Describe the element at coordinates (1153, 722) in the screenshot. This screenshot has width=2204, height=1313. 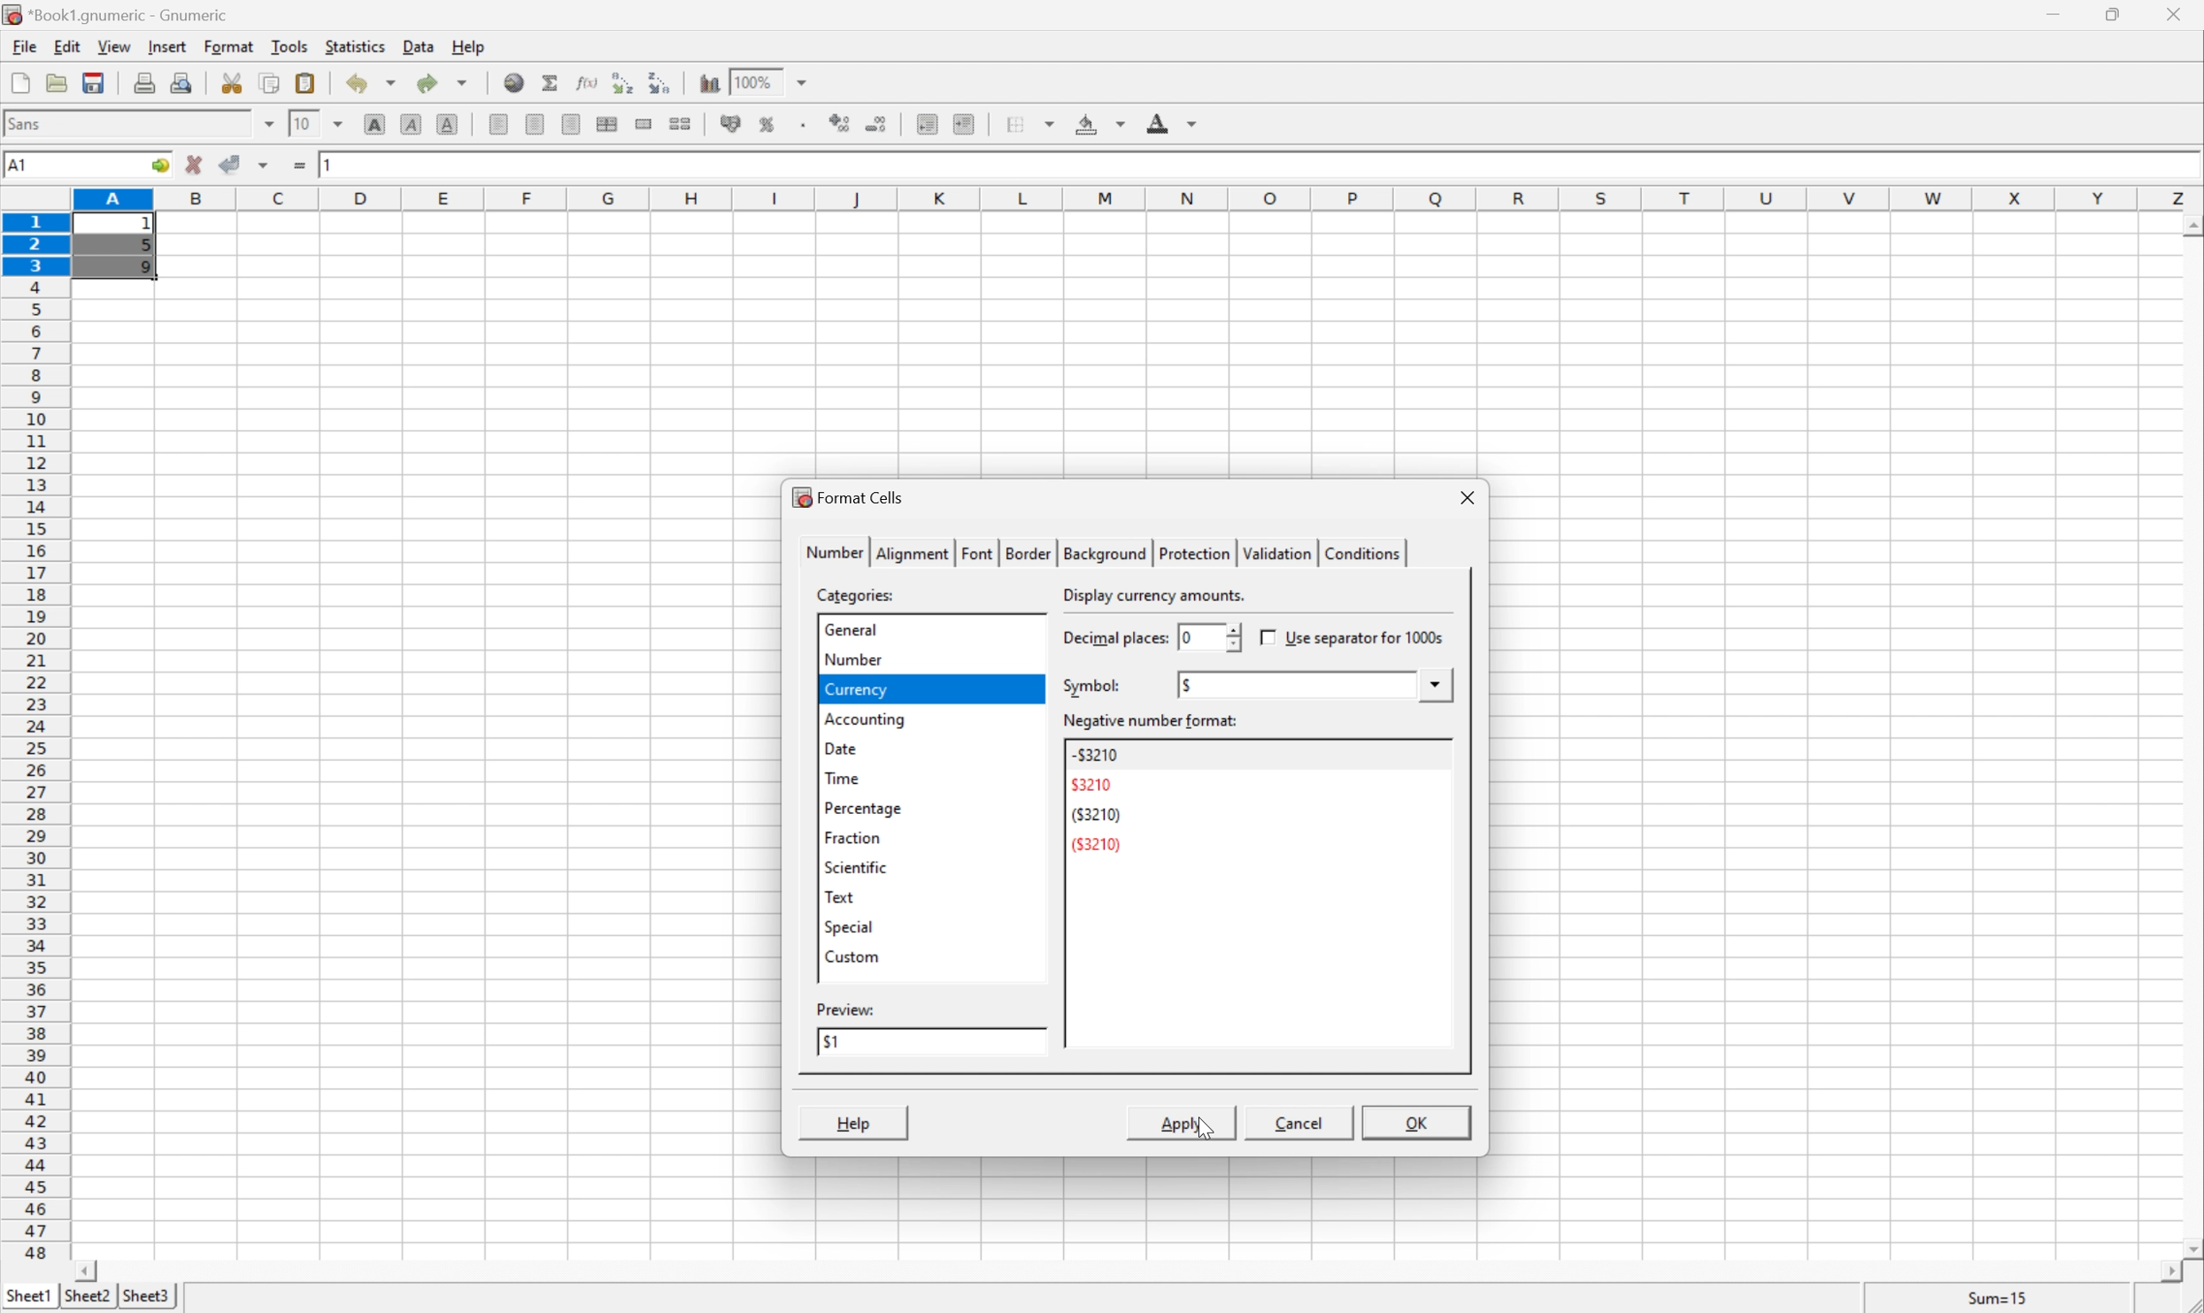
I see `negative number format` at that location.